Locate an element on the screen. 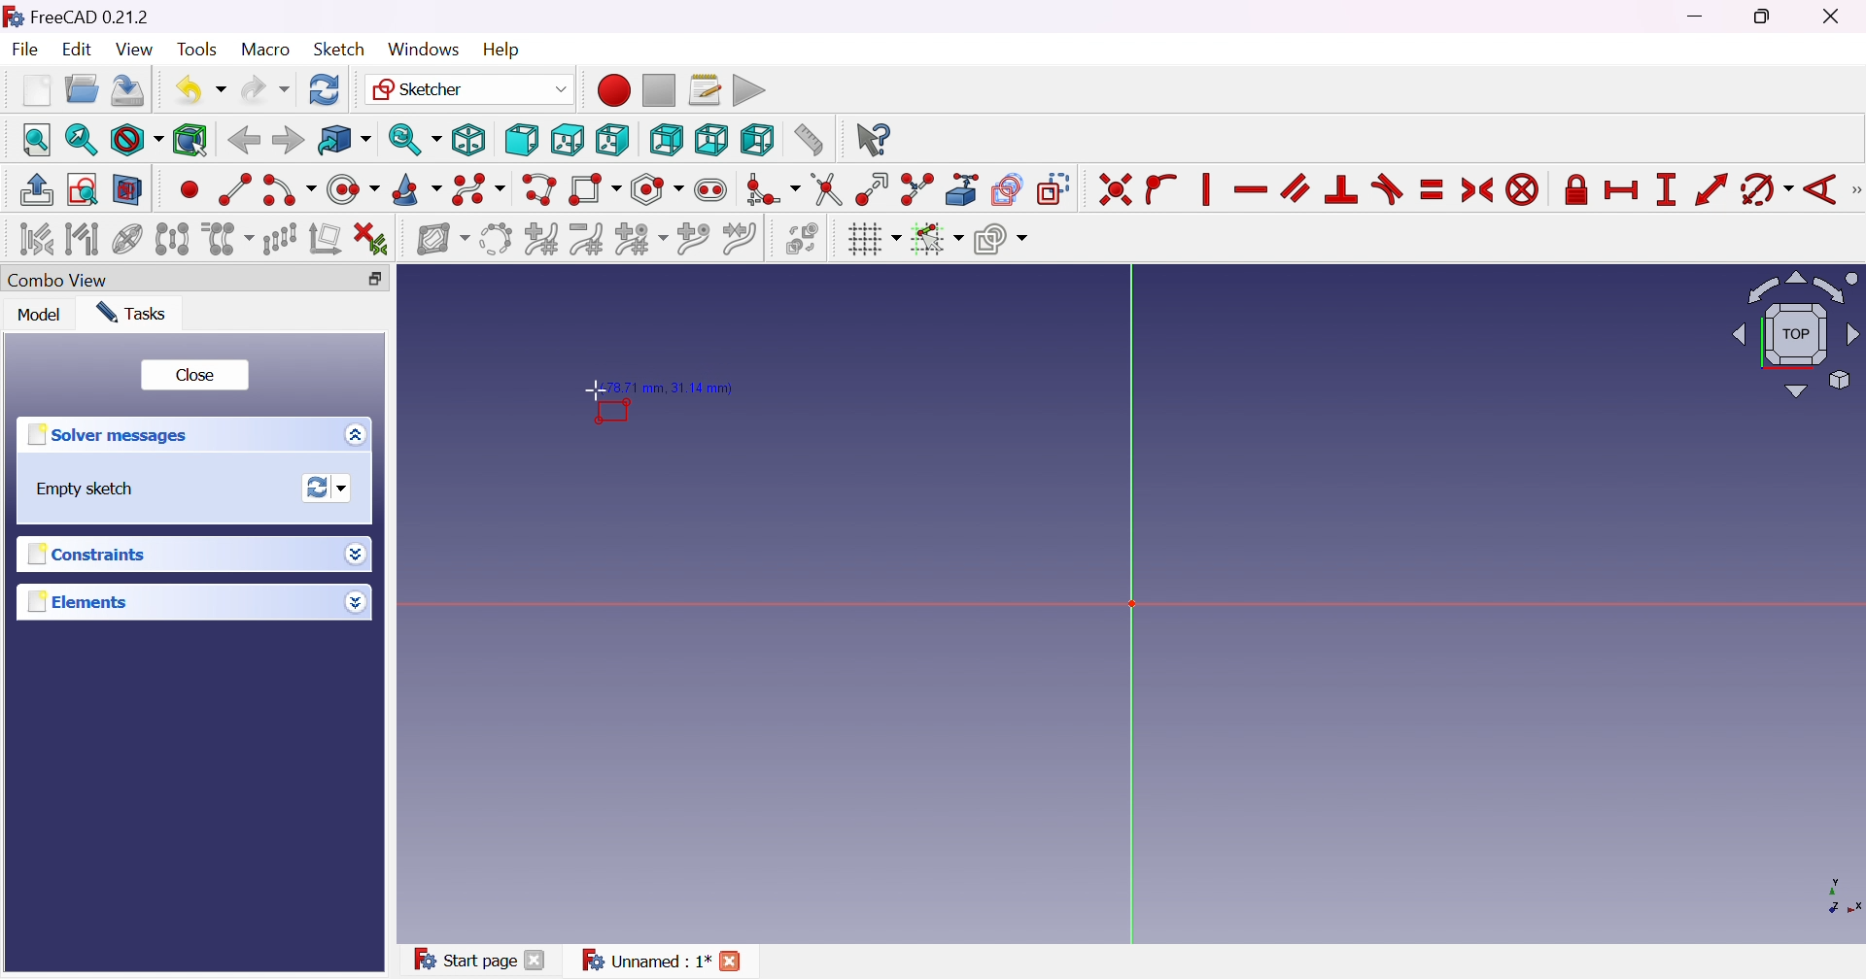  Show/hide B-spline information layer is located at coordinates (443, 241).